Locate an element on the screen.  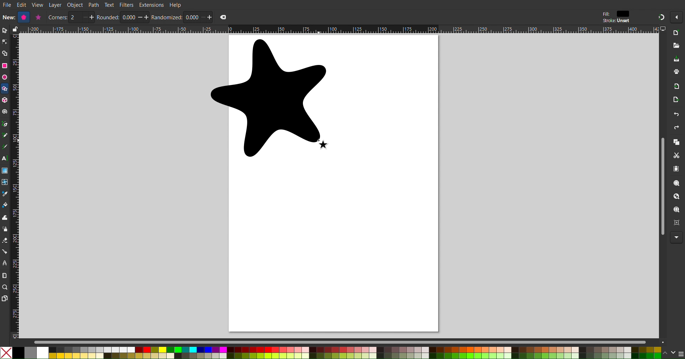
Scrollbar is located at coordinates (350, 342).